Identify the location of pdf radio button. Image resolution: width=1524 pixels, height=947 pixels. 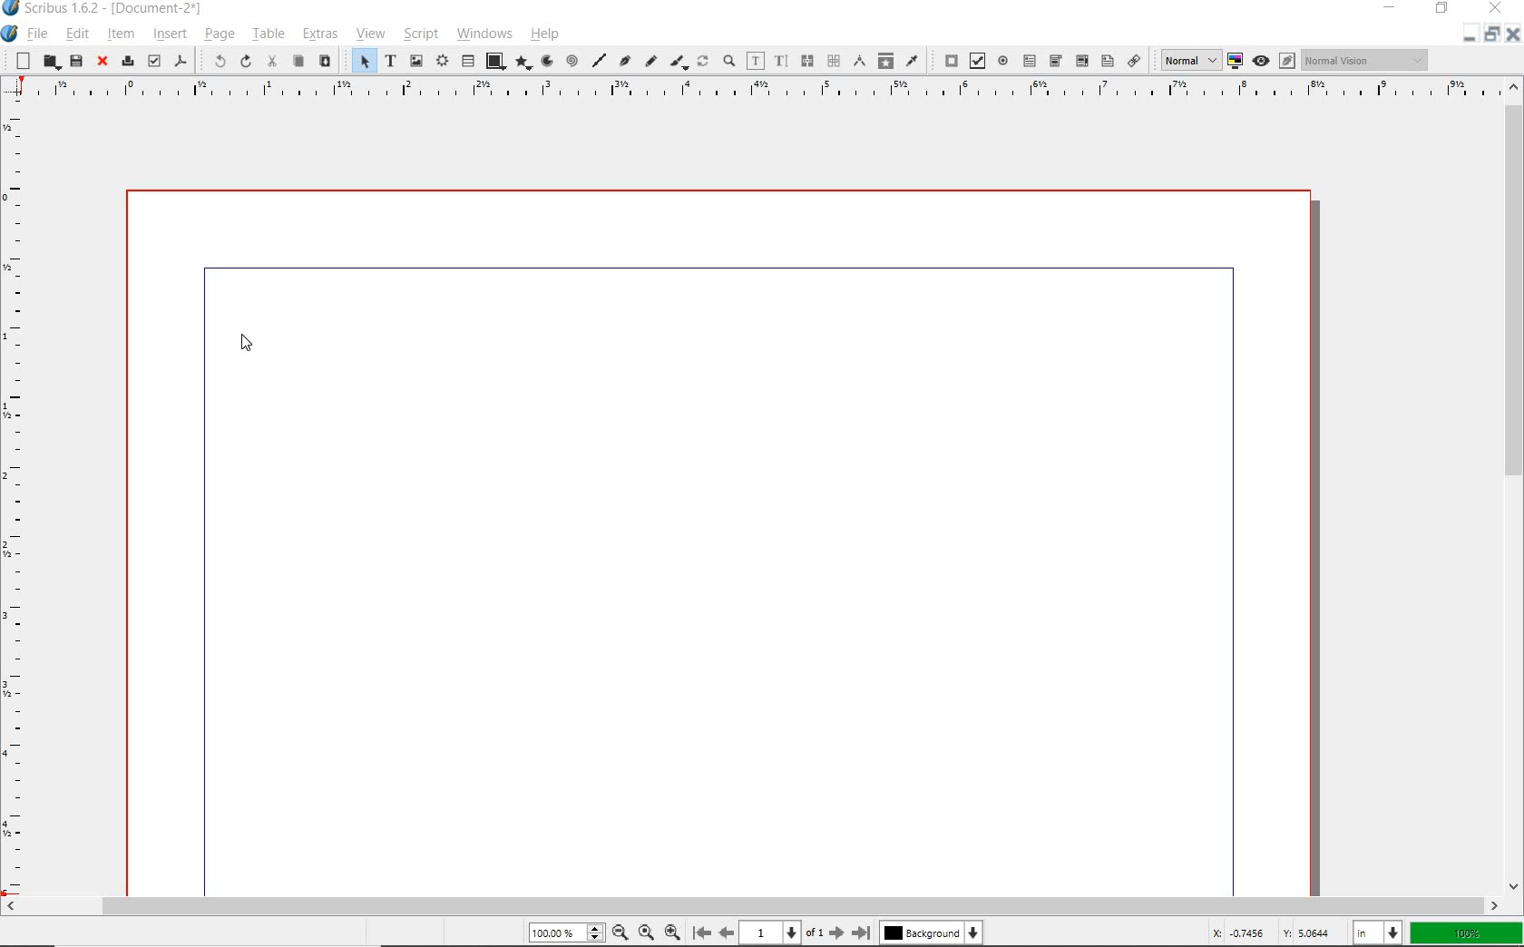
(1002, 61).